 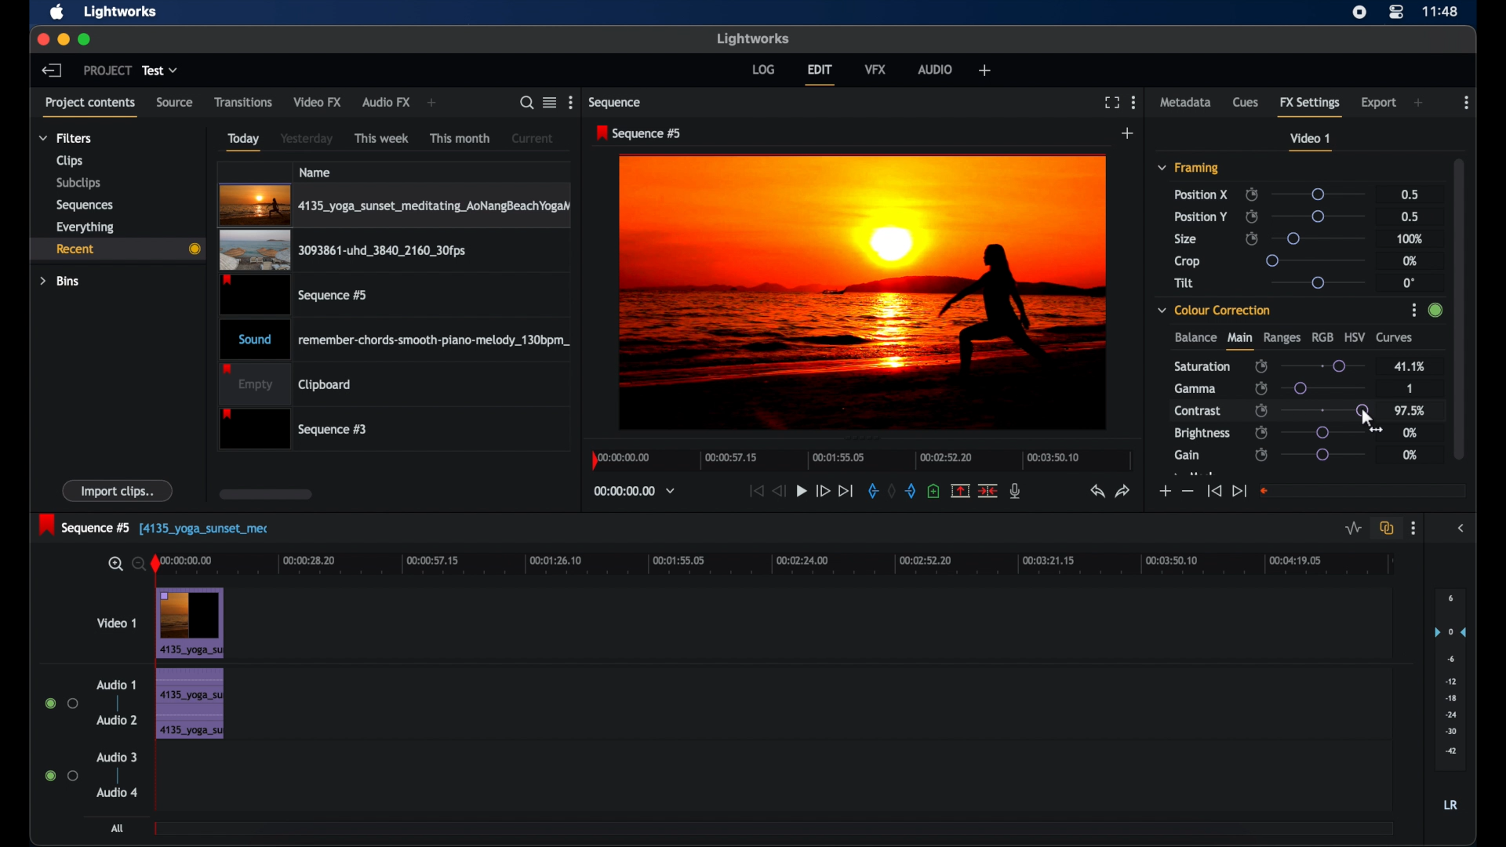 What do you see at coordinates (58, 13) in the screenshot?
I see `apple icon` at bounding box center [58, 13].